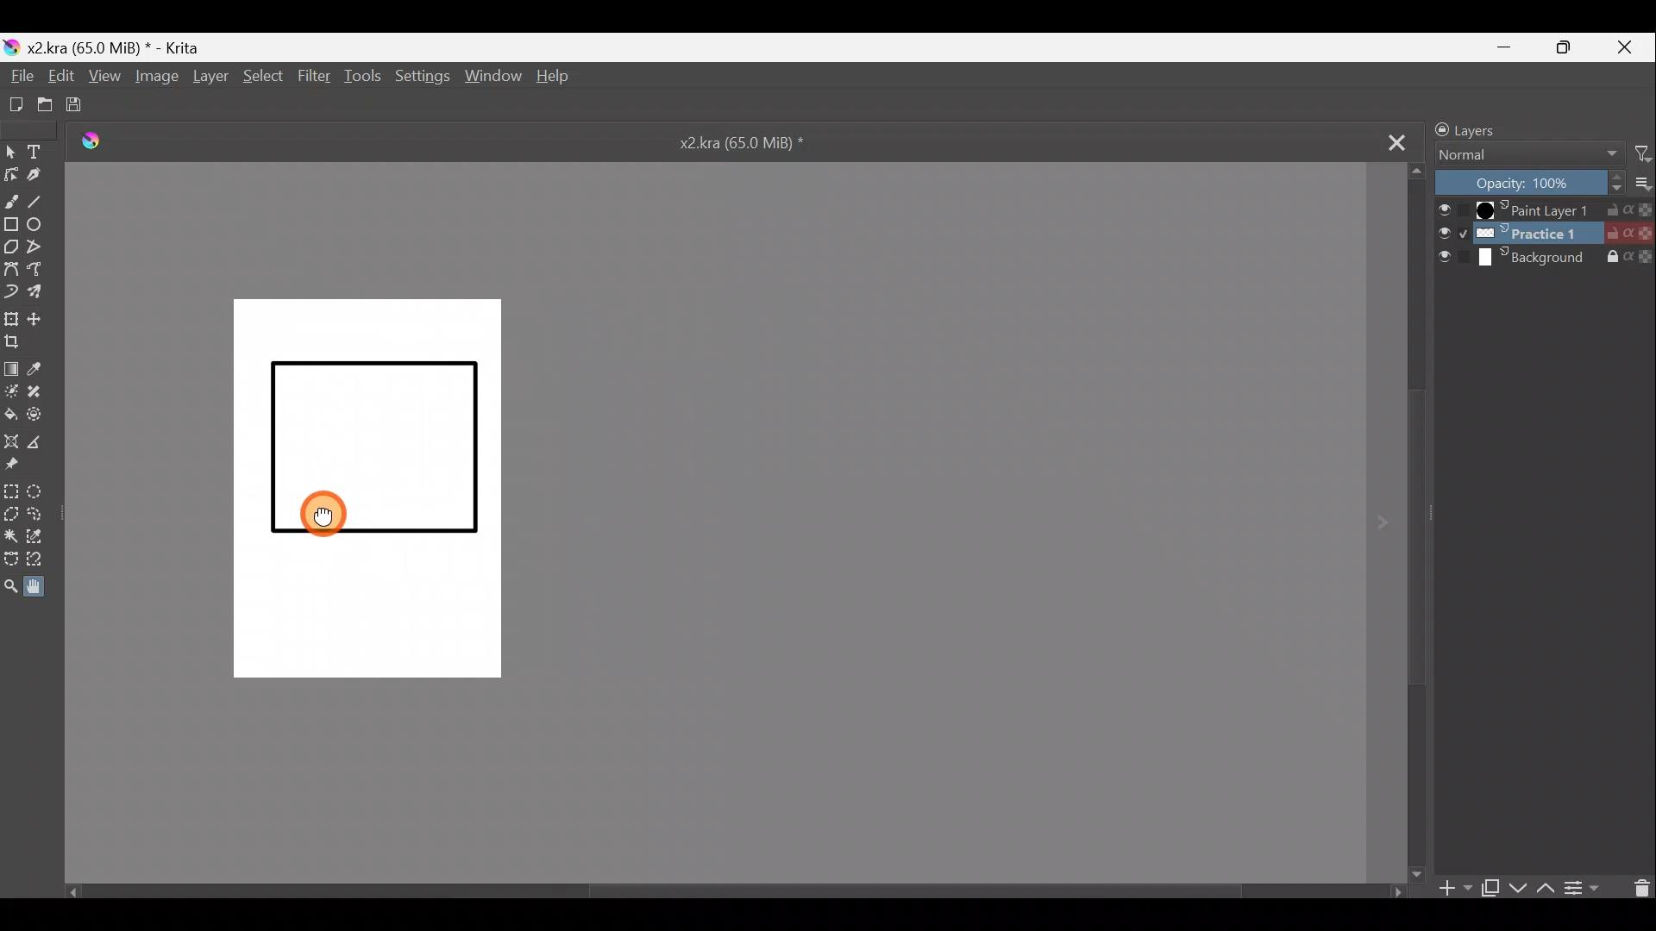 The image size is (1656, 931). Describe the element at coordinates (1625, 48) in the screenshot. I see `Close` at that location.